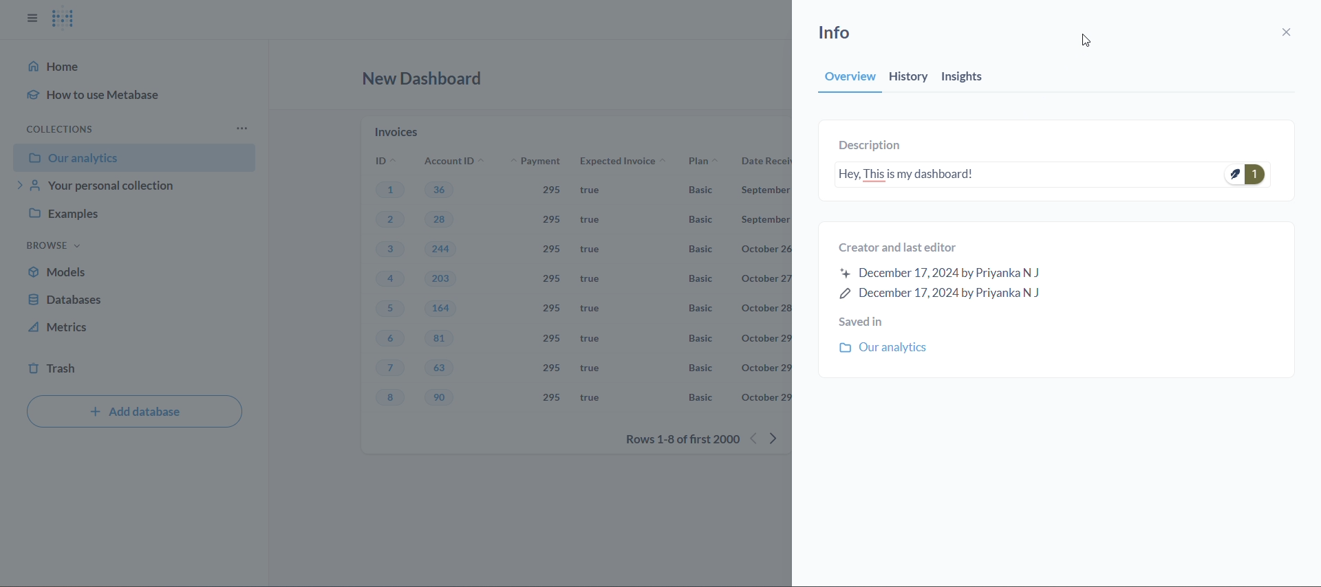 The width and height of the screenshot is (1321, 587). I want to click on Basic, so click(697, 397).